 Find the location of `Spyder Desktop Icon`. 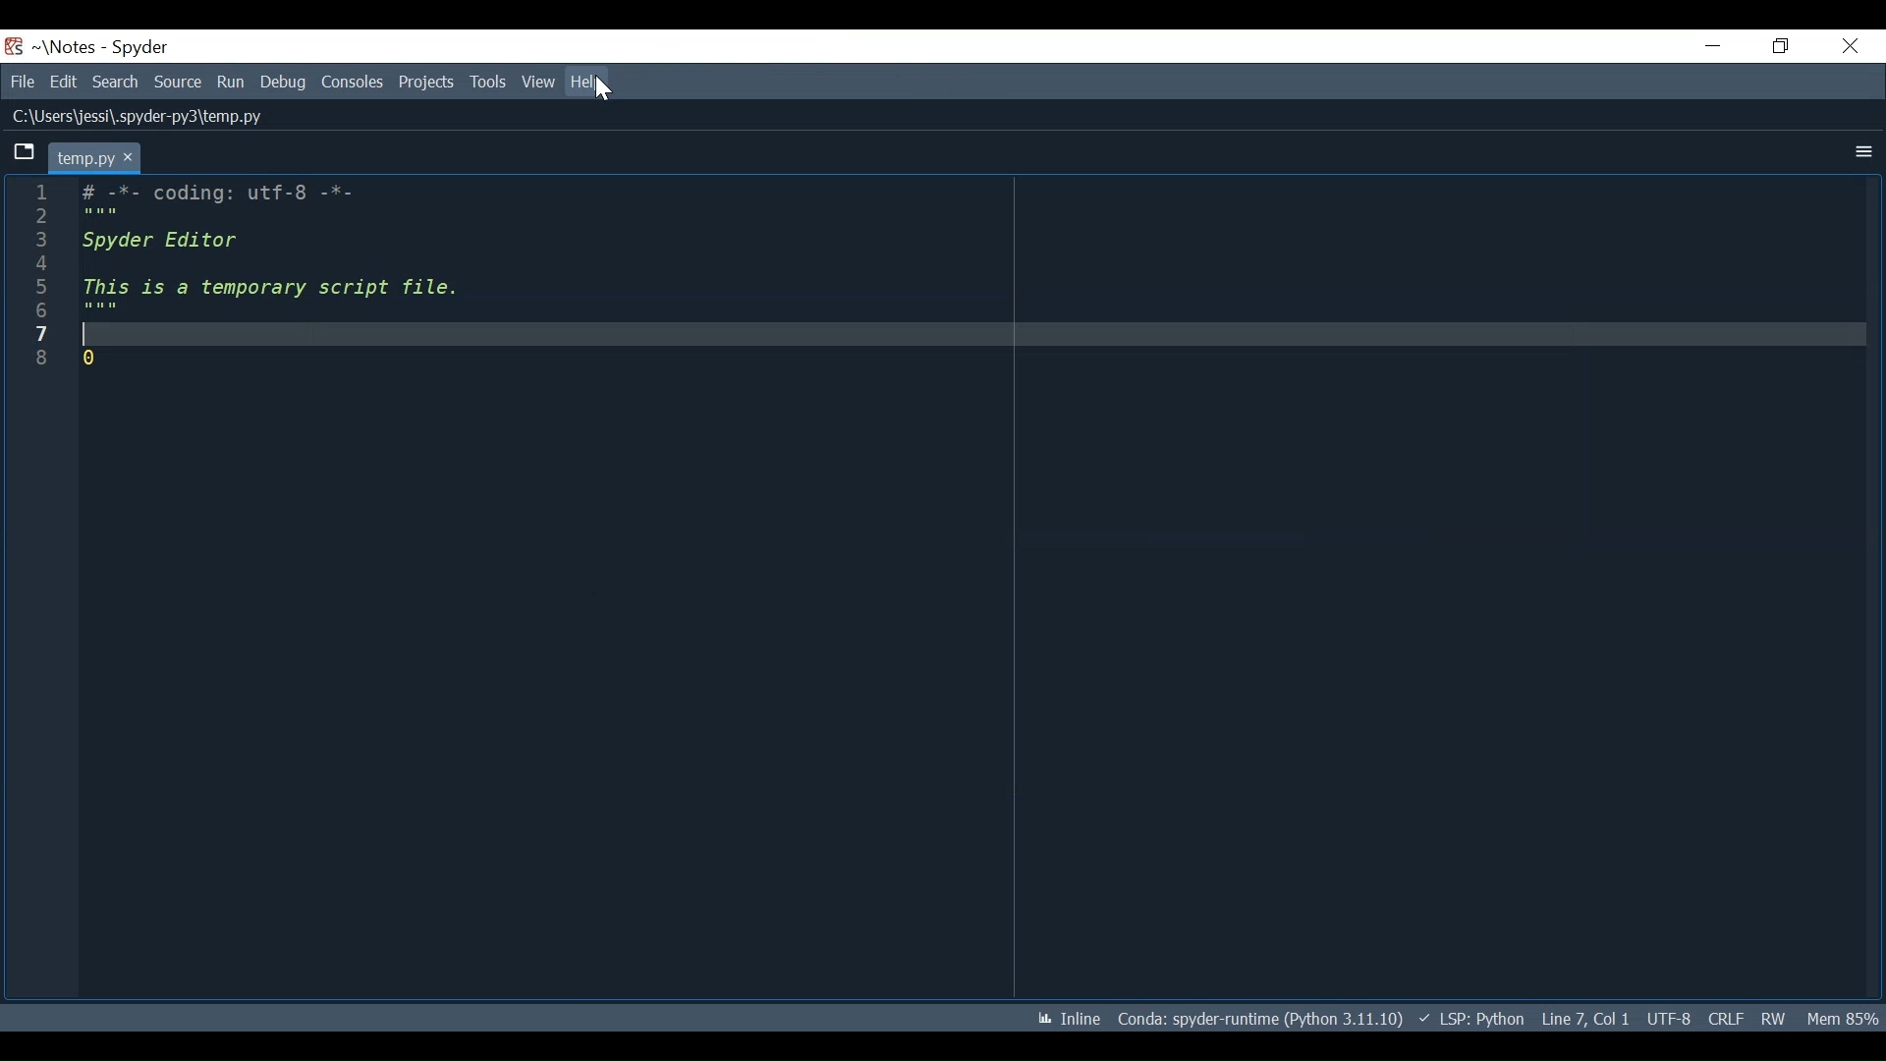

Spyder Desktop Icon is located at coordinates (14, 46).